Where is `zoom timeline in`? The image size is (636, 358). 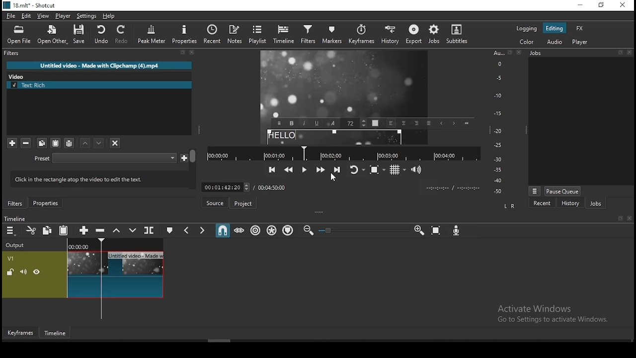 zoom timeline in is located at coordinates (418, 230).